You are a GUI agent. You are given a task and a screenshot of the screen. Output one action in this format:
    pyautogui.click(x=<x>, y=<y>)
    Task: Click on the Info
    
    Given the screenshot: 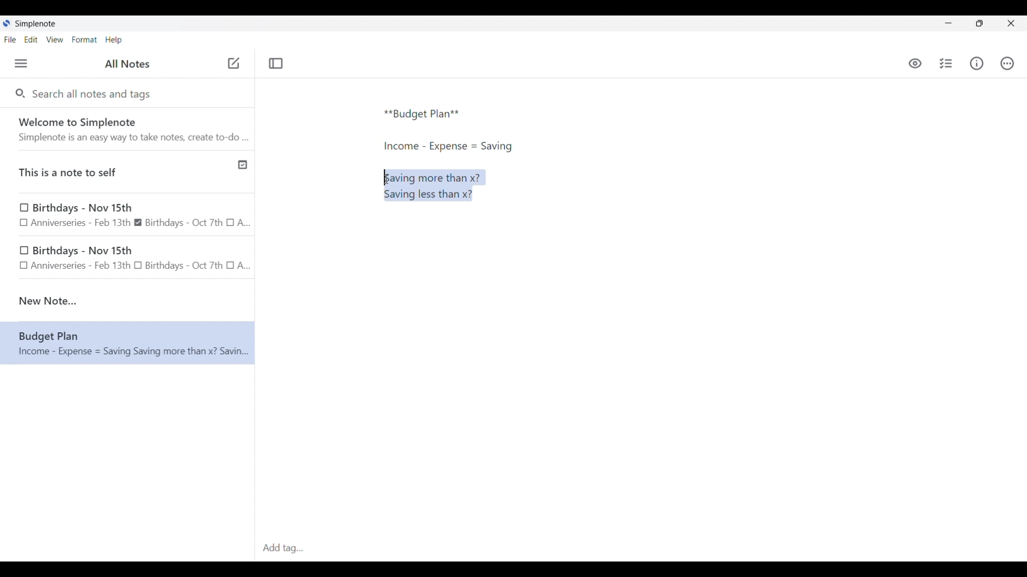 What is the action you would take?
    pyautogui.click(x=977, y=63)
    